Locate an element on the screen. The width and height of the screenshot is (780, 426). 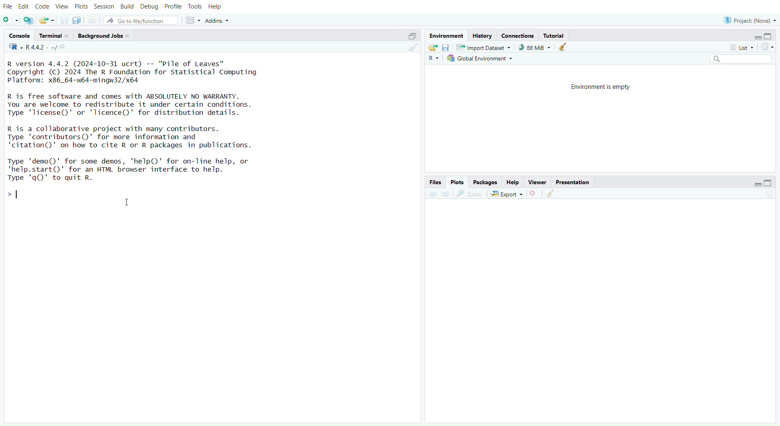
refresh list is located at coordinates (767, 47).